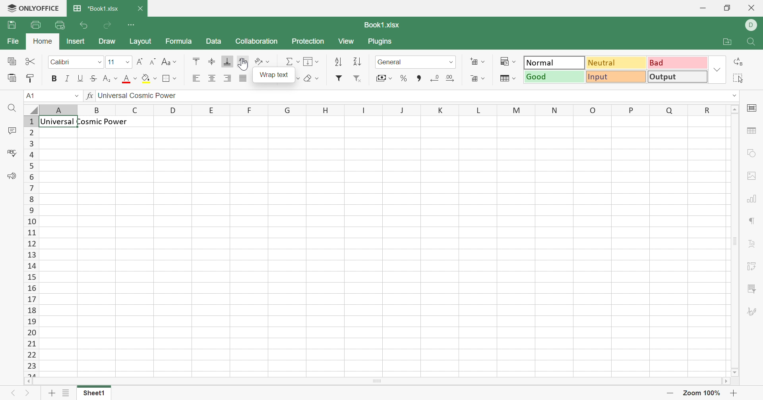 The height and width of the screenshot is (400, 763). I want to click on Output, so click(679, 76).